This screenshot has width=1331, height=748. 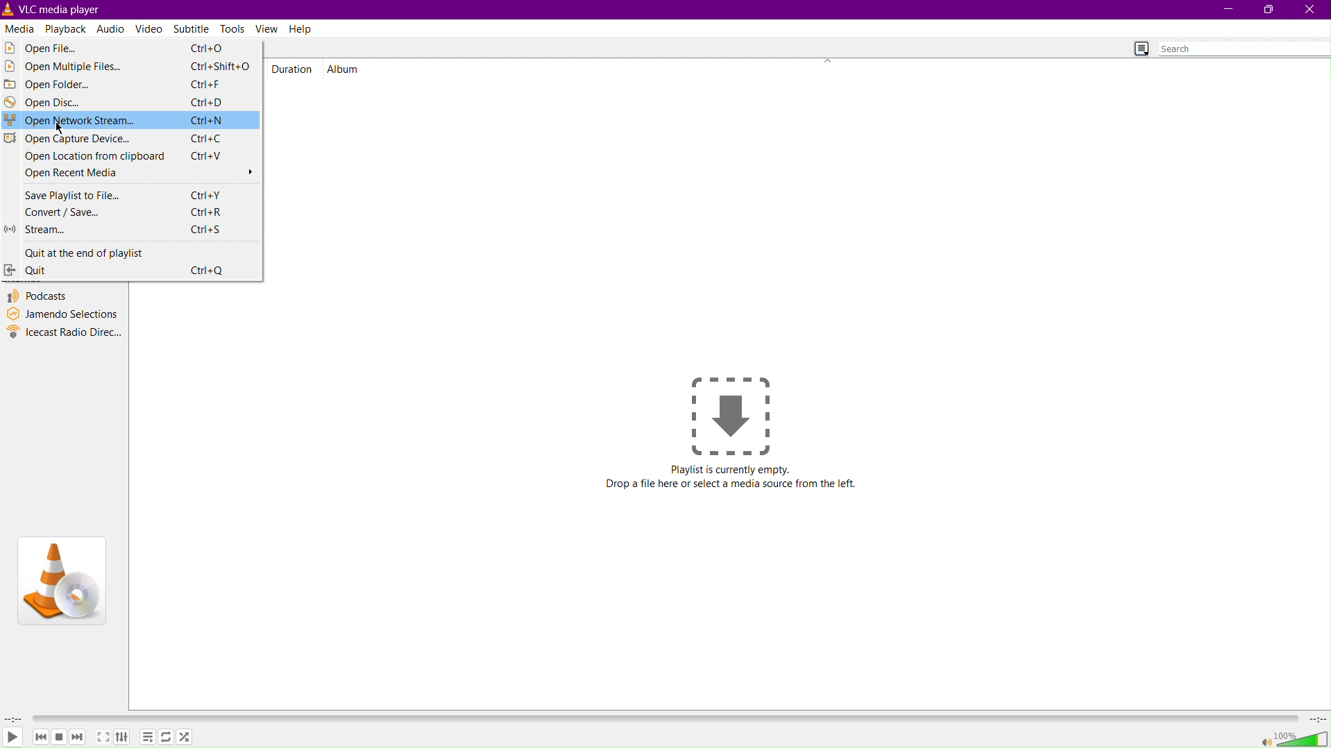 I want to click on Random, so click(x=188, y=738).